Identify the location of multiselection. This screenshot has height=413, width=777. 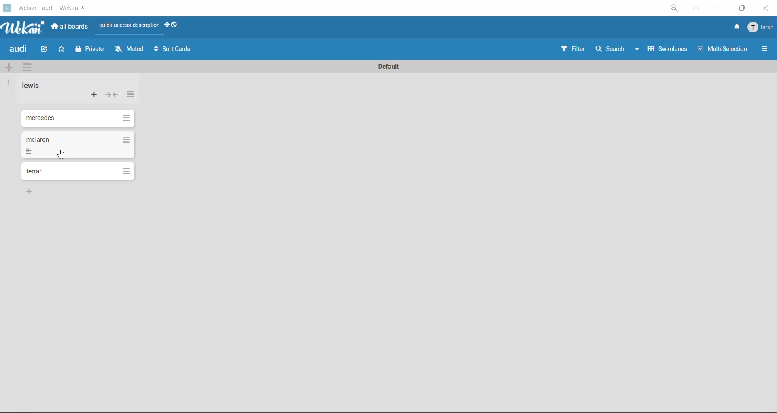
(721, 50).